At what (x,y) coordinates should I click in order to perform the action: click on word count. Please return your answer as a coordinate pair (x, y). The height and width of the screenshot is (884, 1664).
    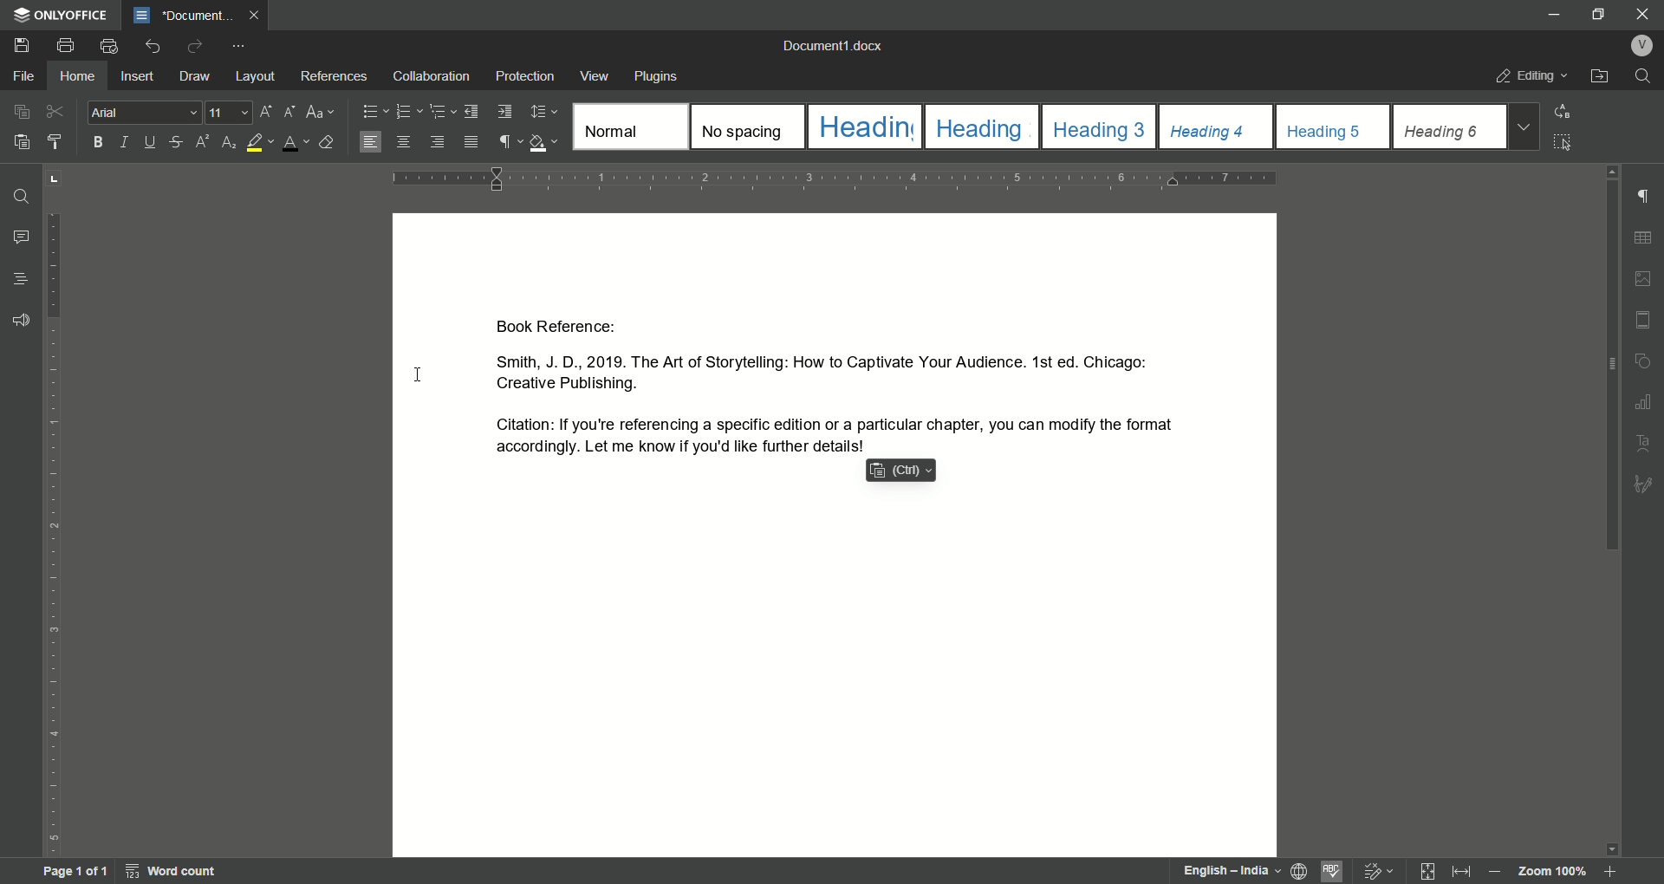
    Looking at the image, I should click on (173, 871).